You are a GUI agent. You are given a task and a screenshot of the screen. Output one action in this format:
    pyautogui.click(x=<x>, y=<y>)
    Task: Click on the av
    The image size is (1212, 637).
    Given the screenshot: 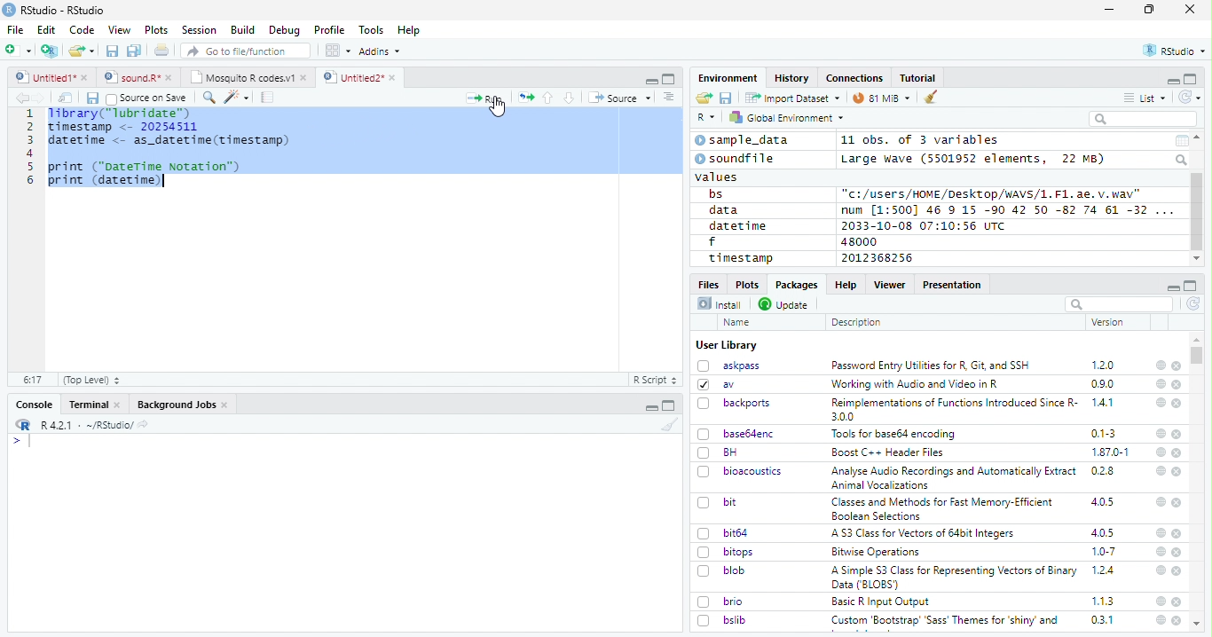 What is the action you would take?
    pyautogui.click(x=716, y=383)
    